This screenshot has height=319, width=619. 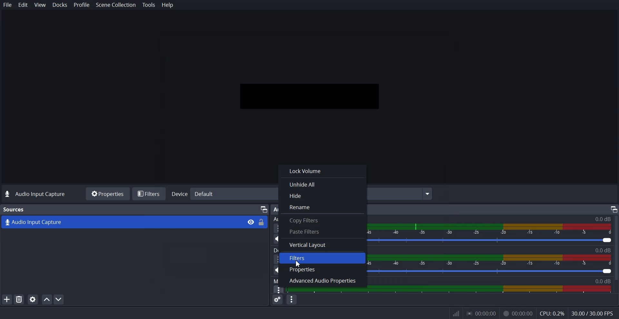 I want to click on Filters, so click(x=149, y=193).